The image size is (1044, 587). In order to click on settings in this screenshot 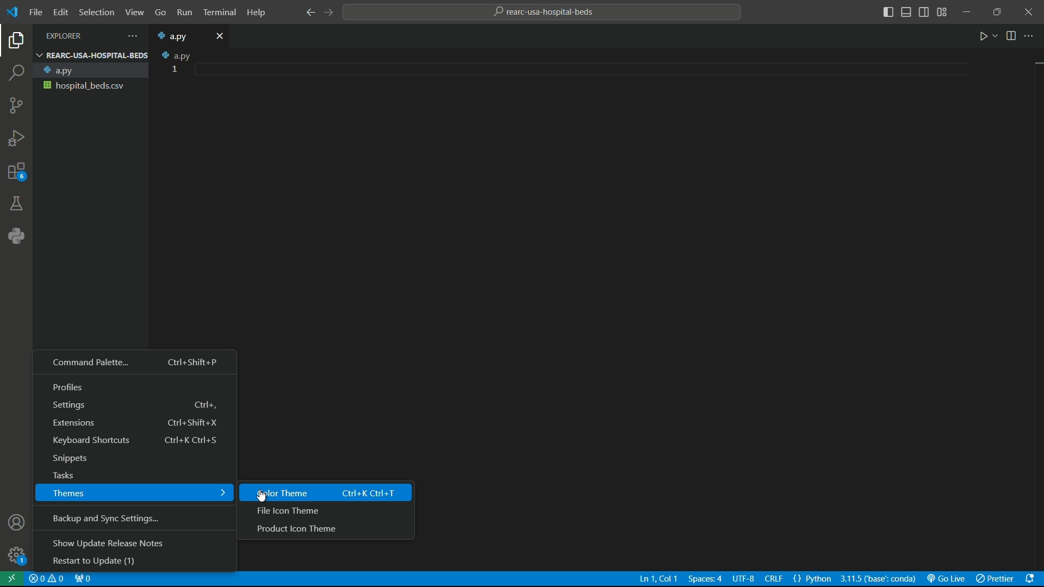, I will do `click(135, 406)`.